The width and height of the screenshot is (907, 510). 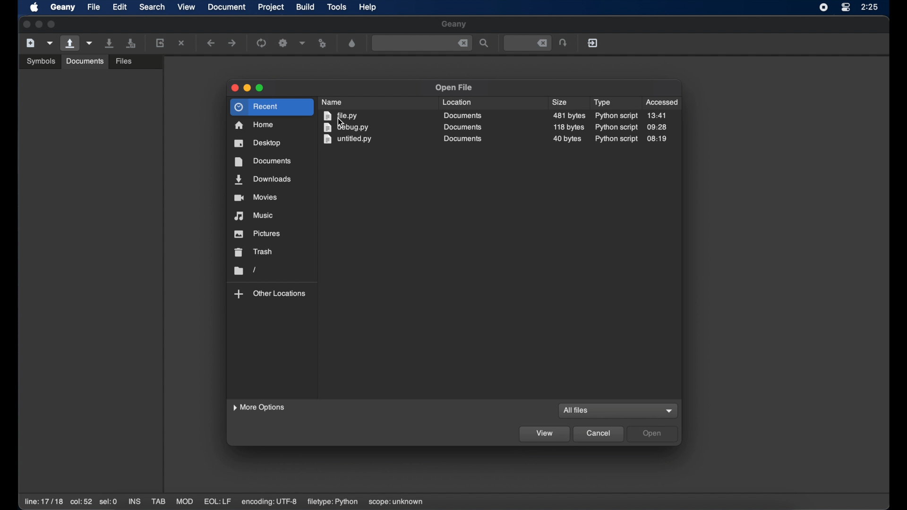 What do you see at coordinates (70, 43) in the screenshot?
I see `open an existing file` at bounding box center [70, 43].